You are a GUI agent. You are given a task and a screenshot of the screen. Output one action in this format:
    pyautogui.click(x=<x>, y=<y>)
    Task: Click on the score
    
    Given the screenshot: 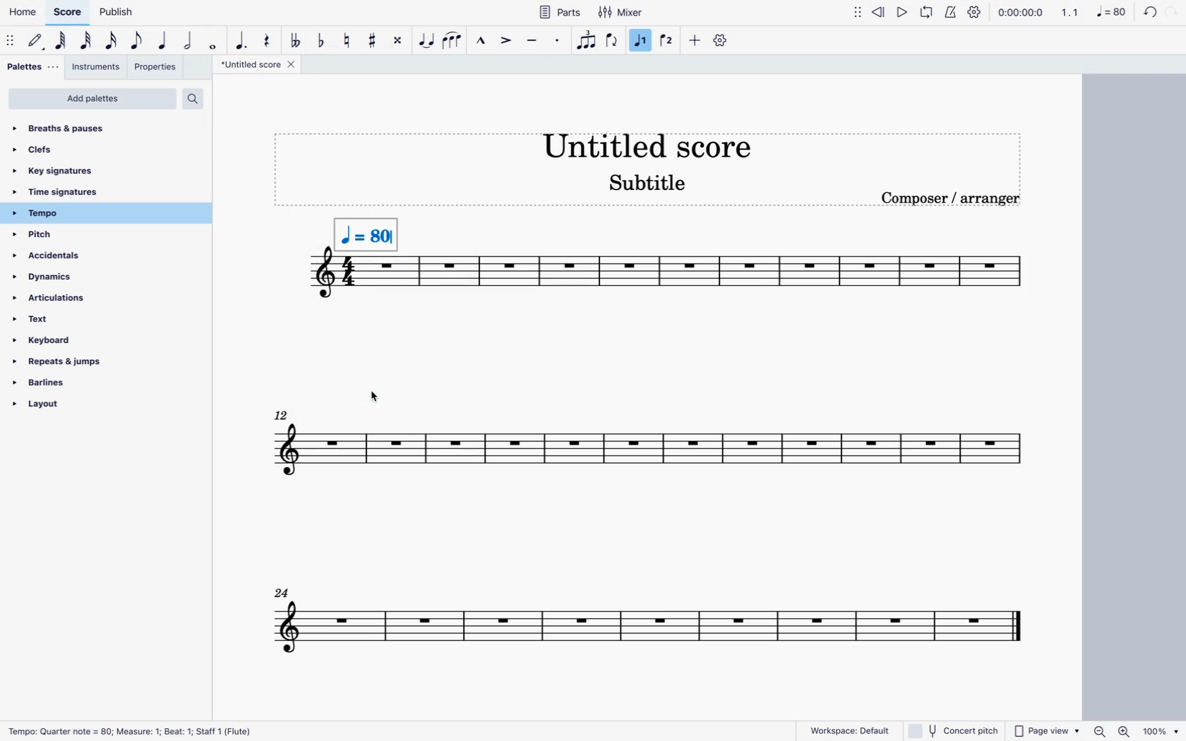 What is the action you would take?
    pyautogui.click(x=653, y=453)
    